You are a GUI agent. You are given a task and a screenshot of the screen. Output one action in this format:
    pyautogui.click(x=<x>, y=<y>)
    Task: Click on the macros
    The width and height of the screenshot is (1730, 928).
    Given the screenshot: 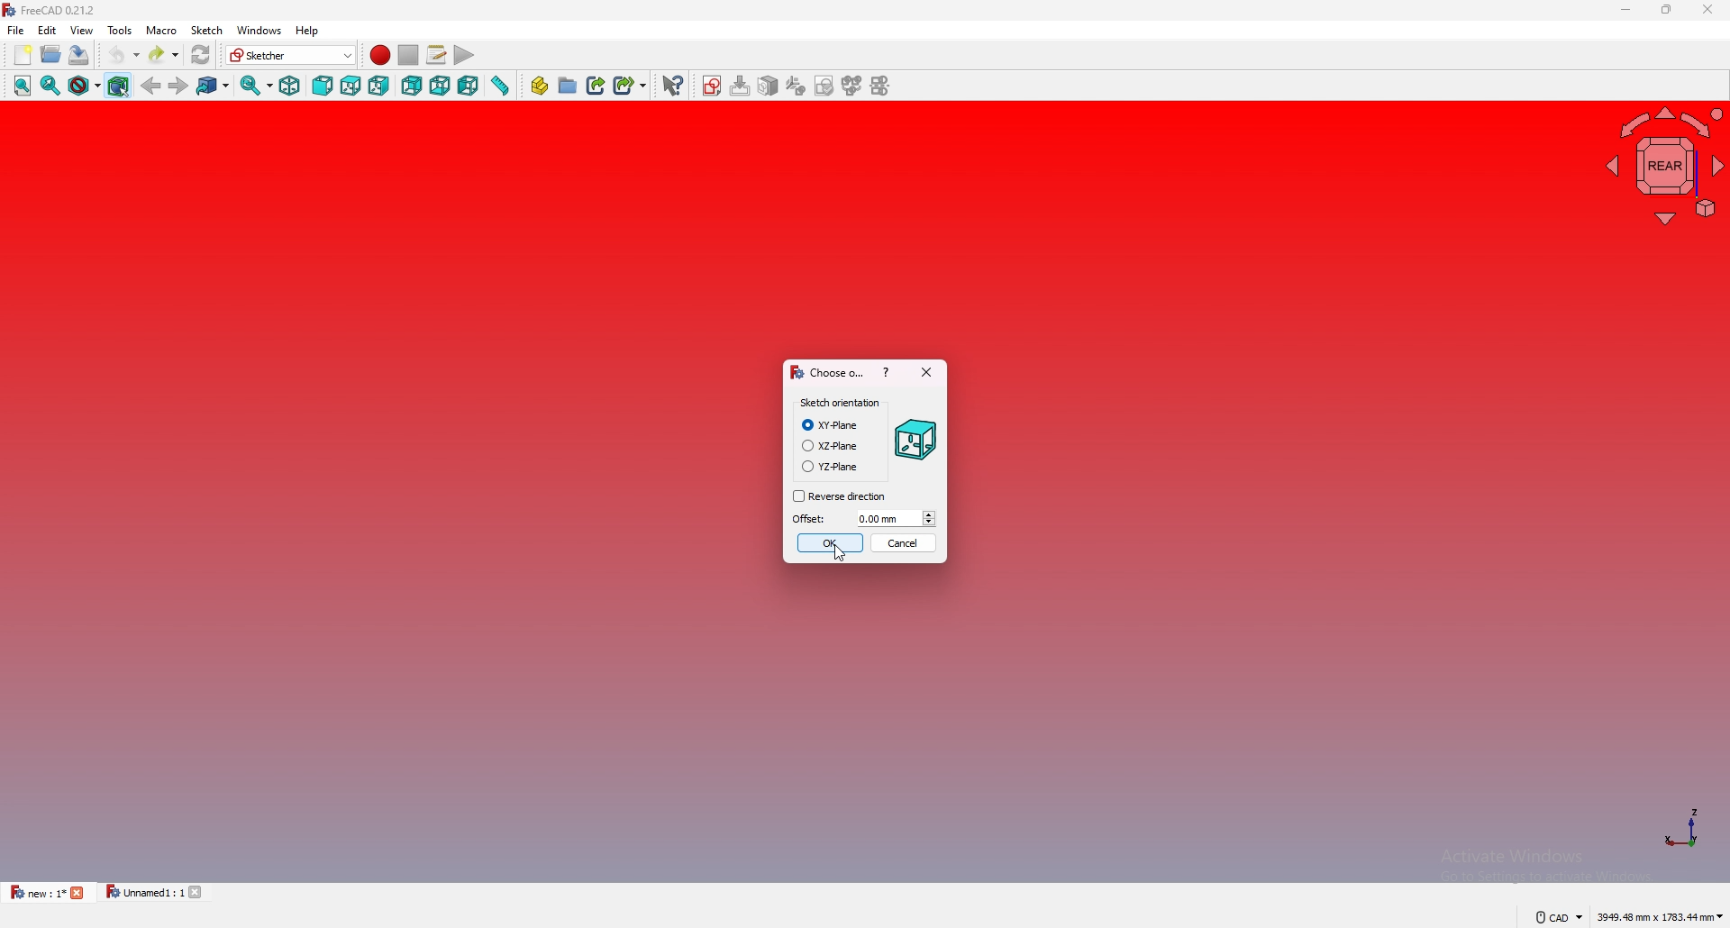 What is the action you would take?
    pyautogui.click(x=436, y=55)
    